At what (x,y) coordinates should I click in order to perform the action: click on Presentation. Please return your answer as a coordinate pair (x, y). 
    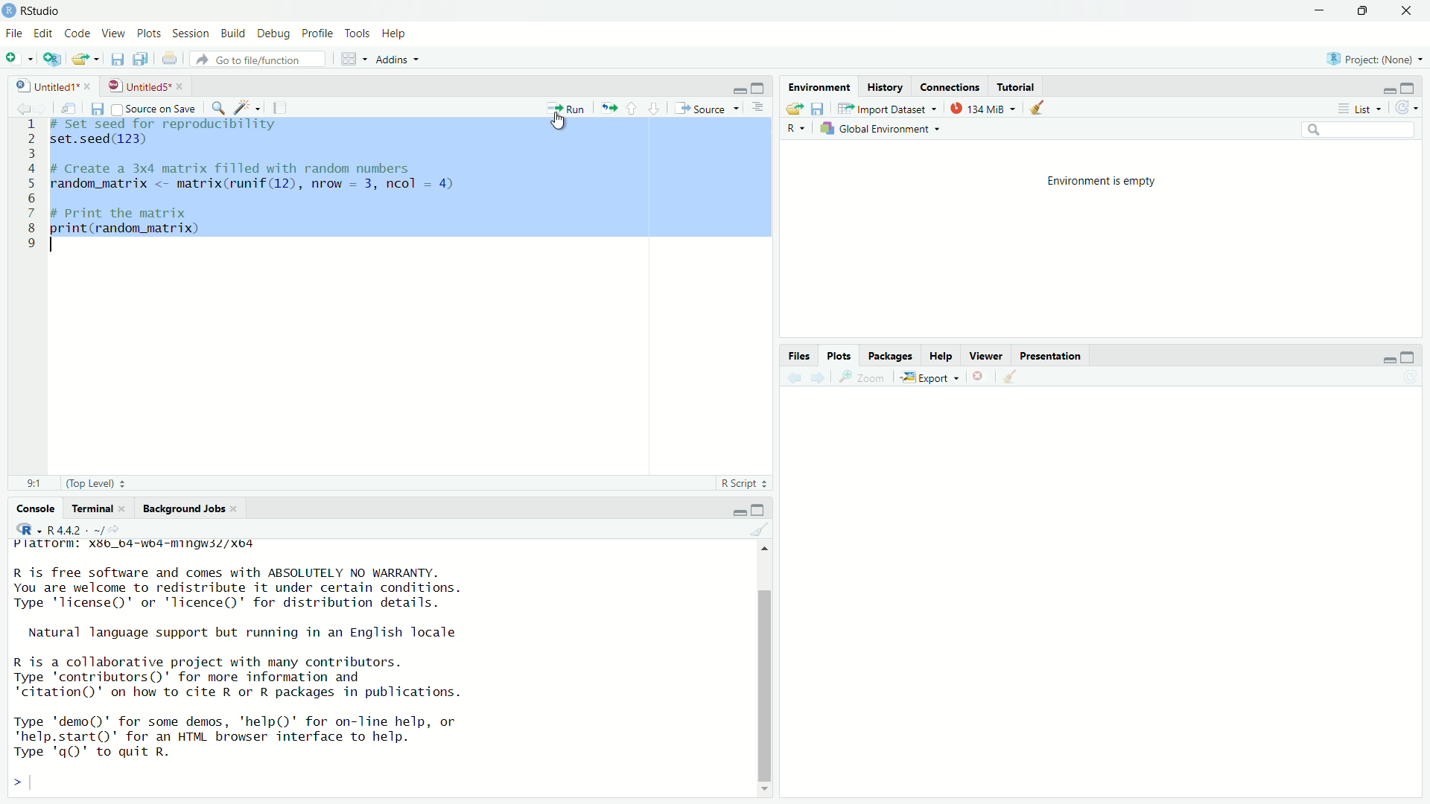
    Looking at the image, I should click on (1054, 357).